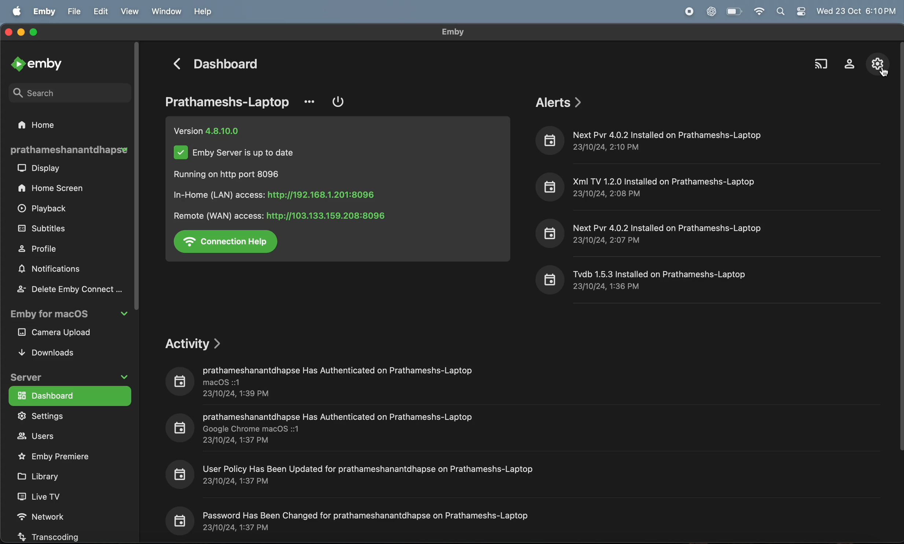 The width and height of the screenshot is (904, 544). Describe the element at coordinates (66, 313) in the screenshot. I see `emby for macos` at that location.